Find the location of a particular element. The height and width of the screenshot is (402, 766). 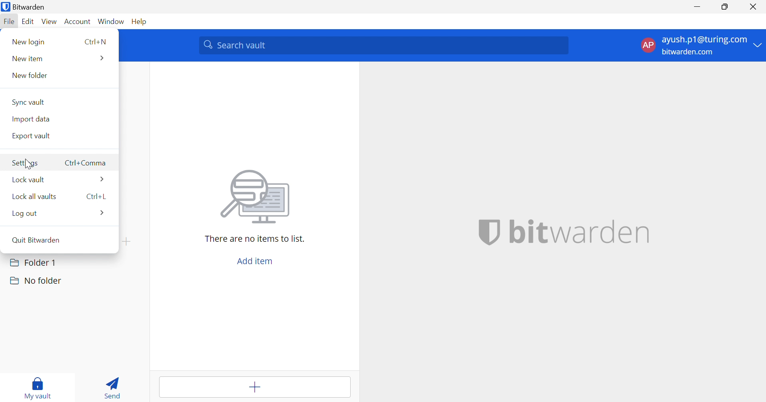

Edit is located at coordinates (28, 22).